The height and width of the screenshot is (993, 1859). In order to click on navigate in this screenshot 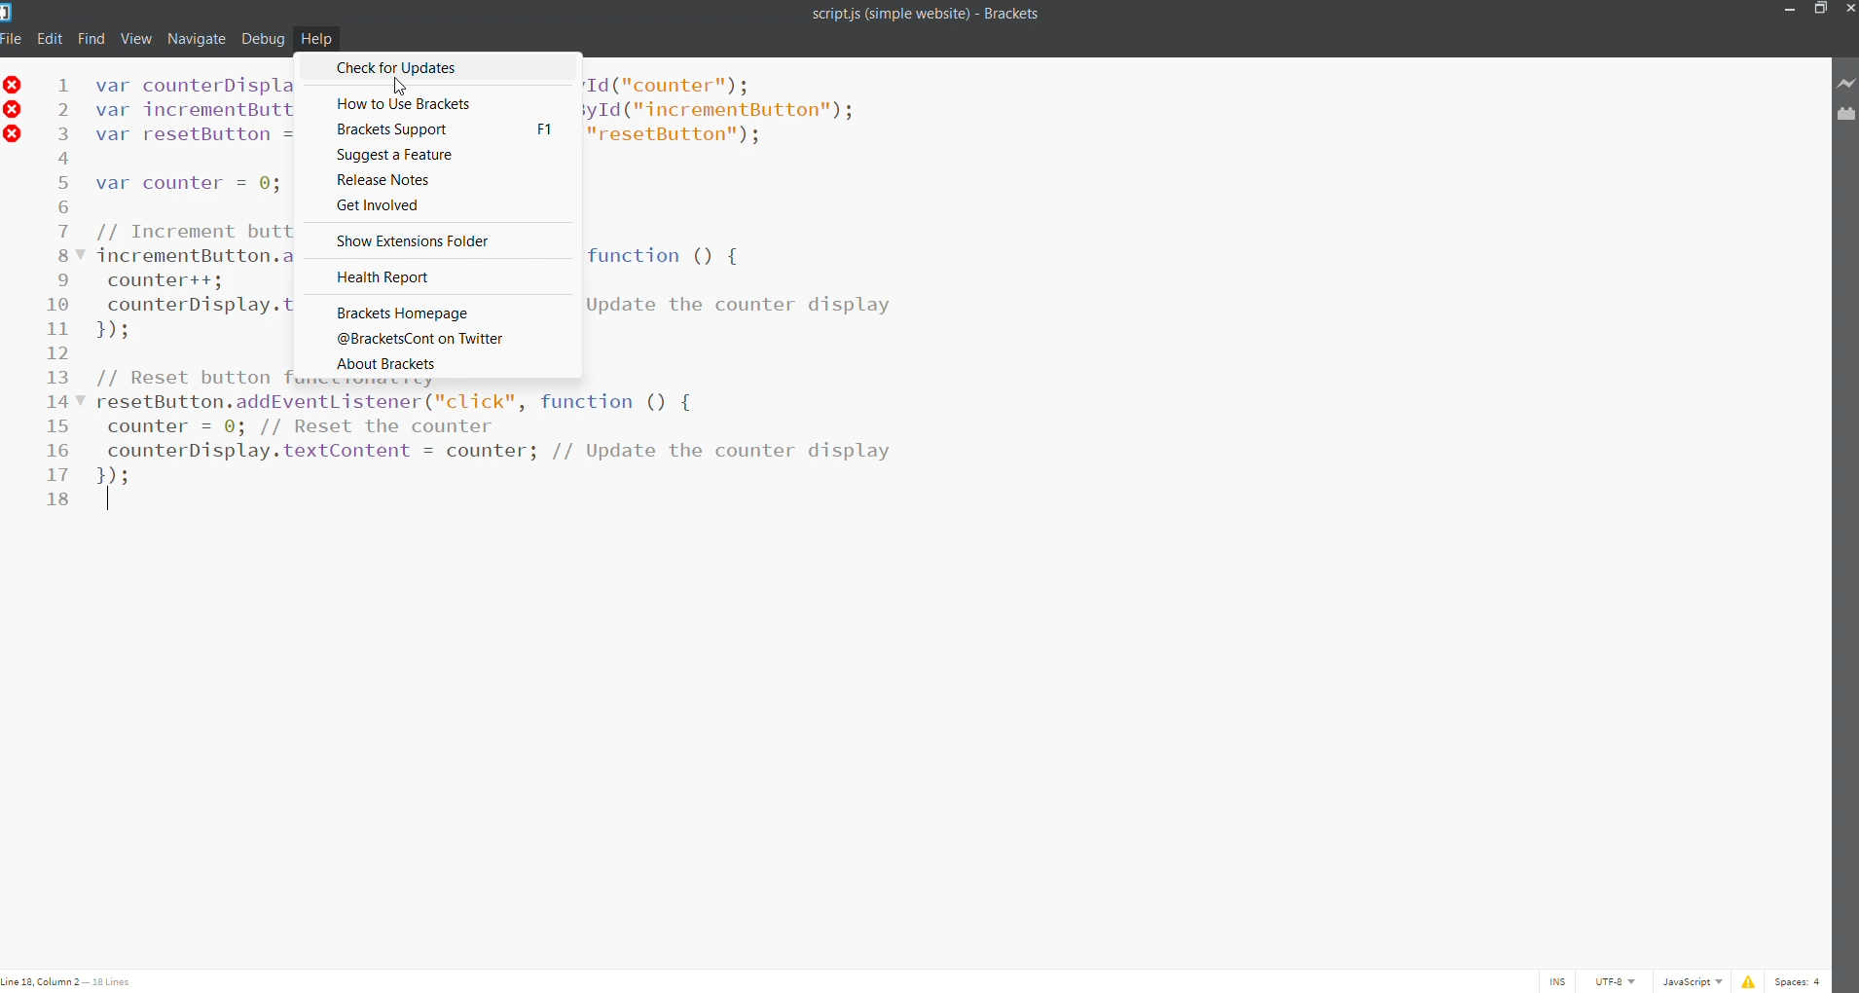, I will do `click(198, 37)`.